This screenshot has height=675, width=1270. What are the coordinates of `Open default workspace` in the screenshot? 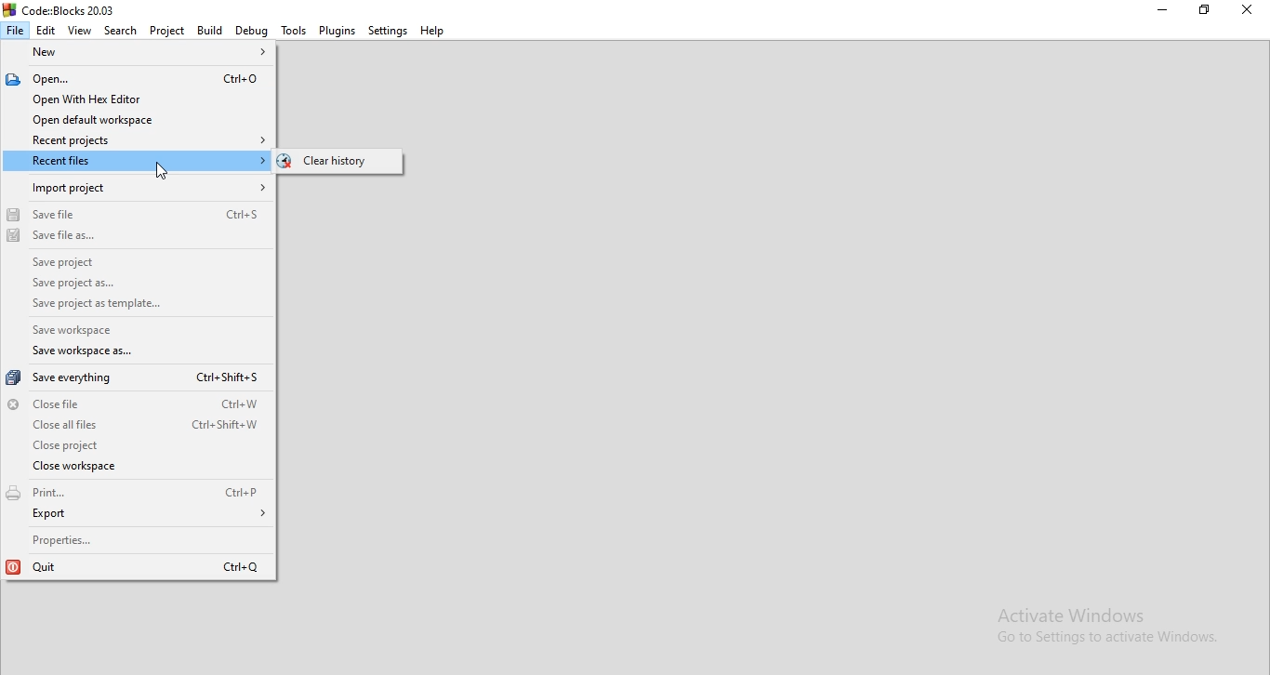 It's located at (134, 120).